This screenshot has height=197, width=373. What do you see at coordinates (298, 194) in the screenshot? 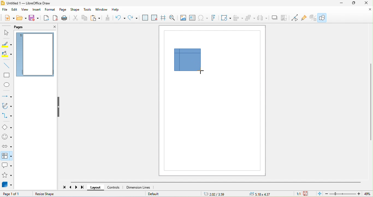
I see `1:1` at bounding box center [298, 194].